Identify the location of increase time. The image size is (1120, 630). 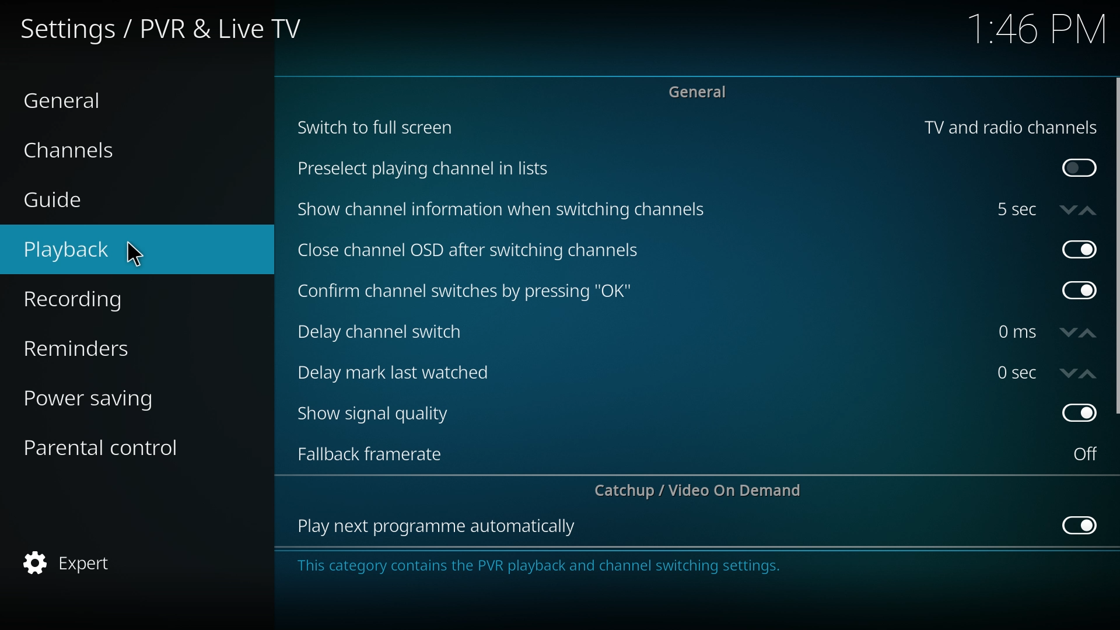
(1088, 334).